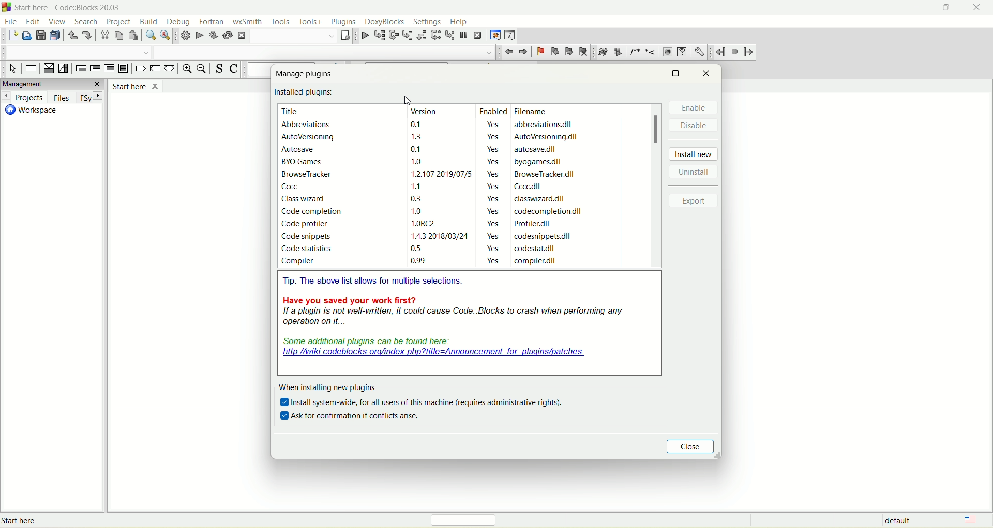 Image resolution: width=993 pixels, height=528 pixels. What do you see at coordinates (393, 35) in the screenshot?
I see `next line` at bounding box center [393, 35].